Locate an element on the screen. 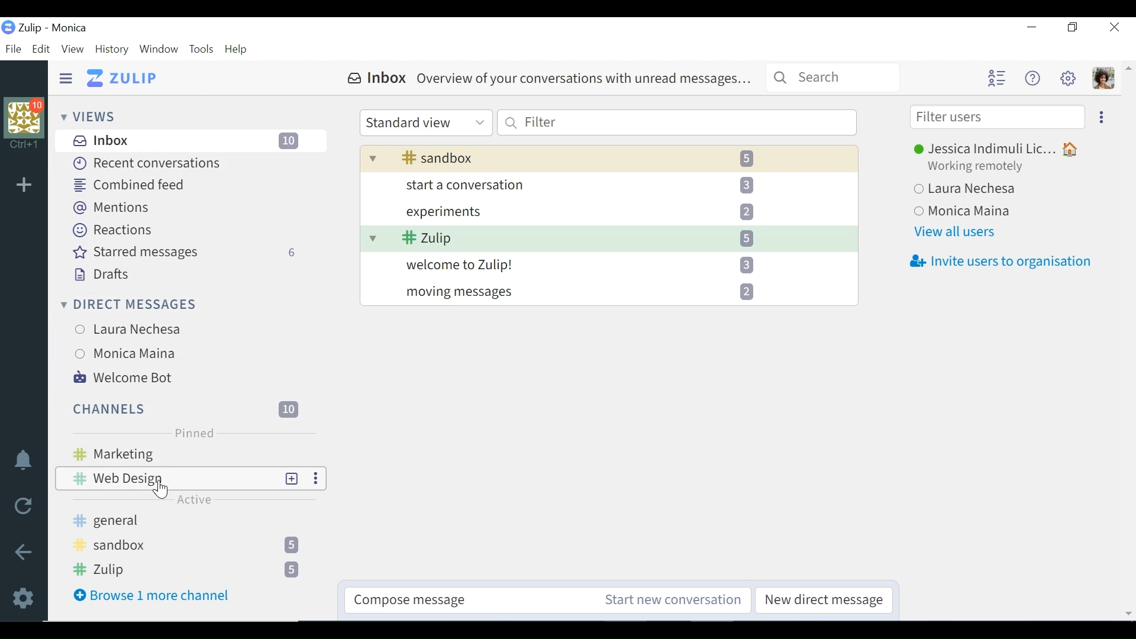  sandbox channel dropdown is located at coordinates (609, 157).